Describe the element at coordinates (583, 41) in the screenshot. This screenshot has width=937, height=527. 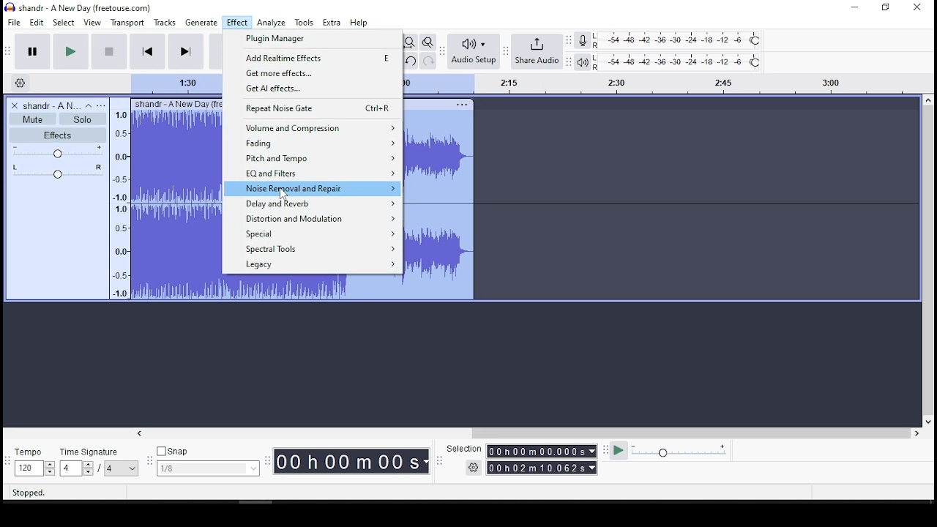
I see `record meter` at that location.